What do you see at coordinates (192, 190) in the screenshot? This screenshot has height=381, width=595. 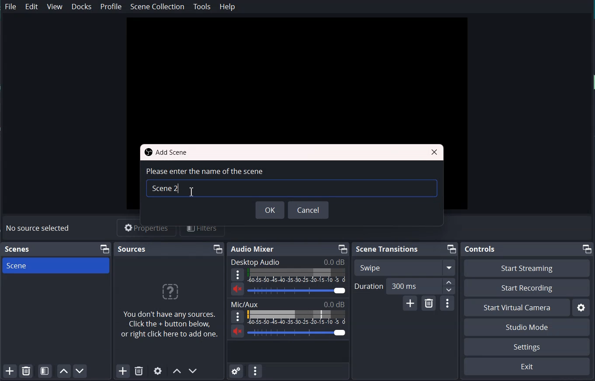 I see `Text Cursor` at bounding box center [192, 190].